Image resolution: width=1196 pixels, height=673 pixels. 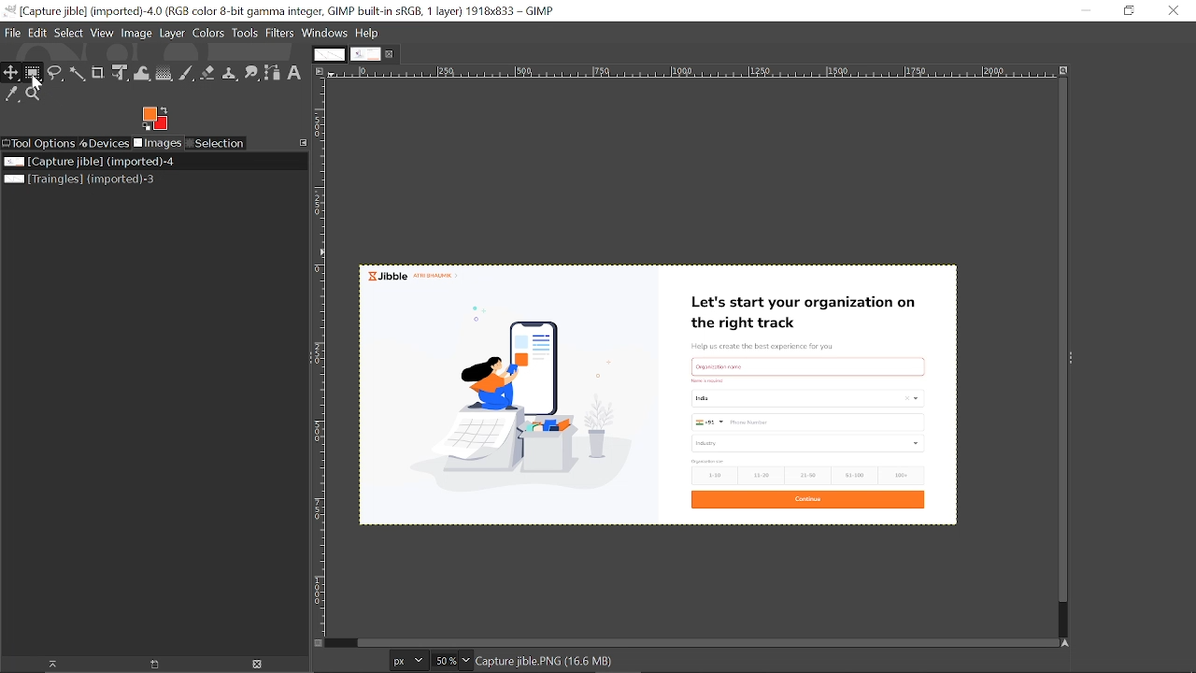 I want to click on Windows, so click(x=324, y=33).